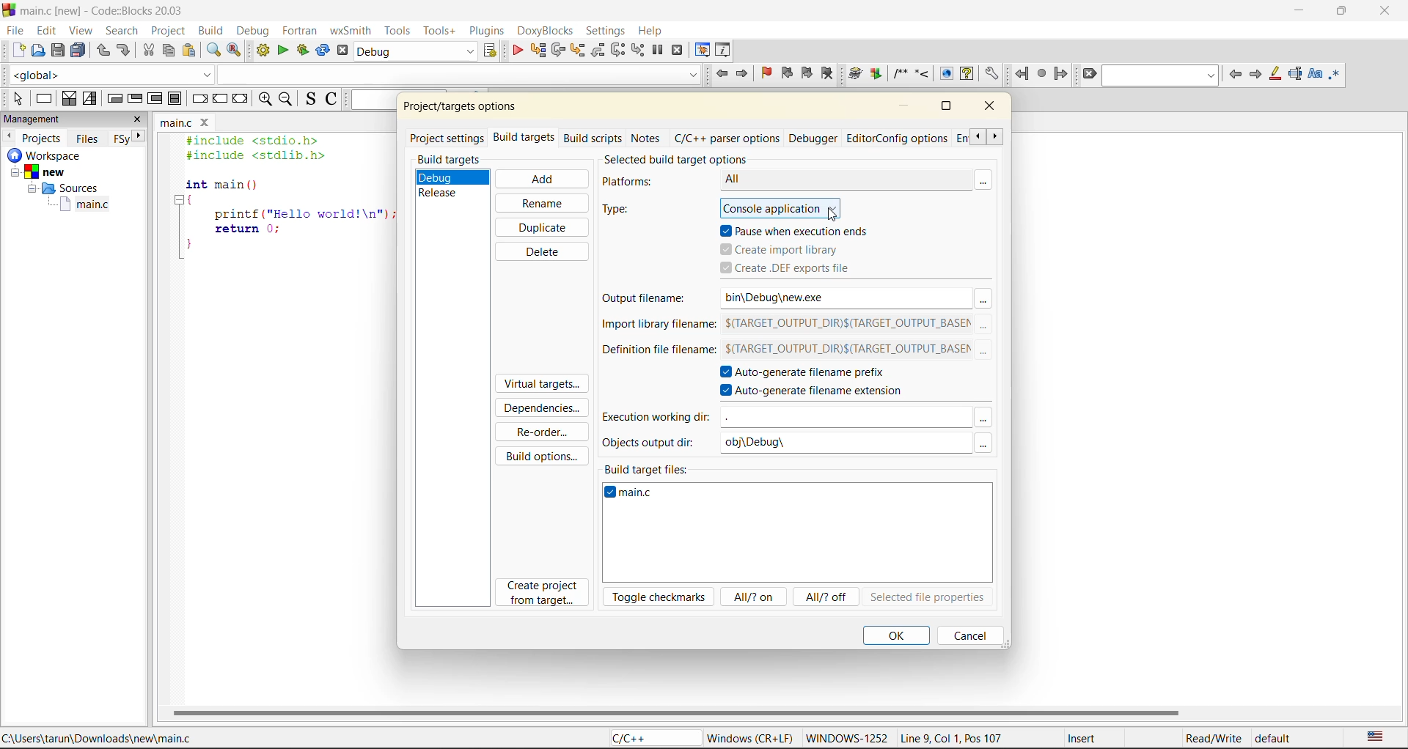 The height and width of the screenshot is (749, 1408). What do you see at coordinates (1211, 737) in the screenshot?
I see `Read/Write` at bounding box center [1211, 737].